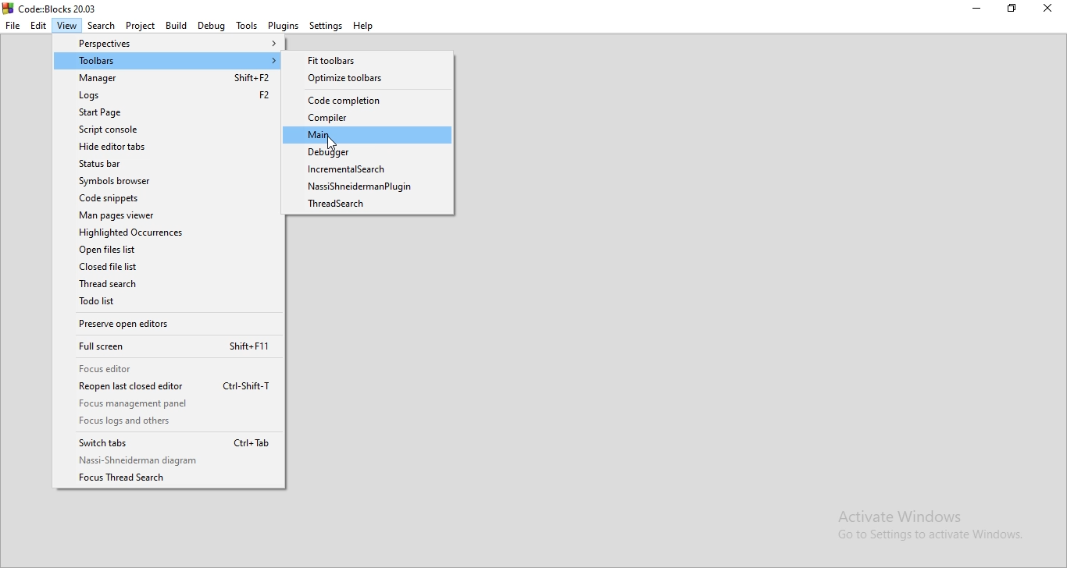 The height and width of the screenshot is (568, 1067). I want to click on Logs , so click(169, 97).